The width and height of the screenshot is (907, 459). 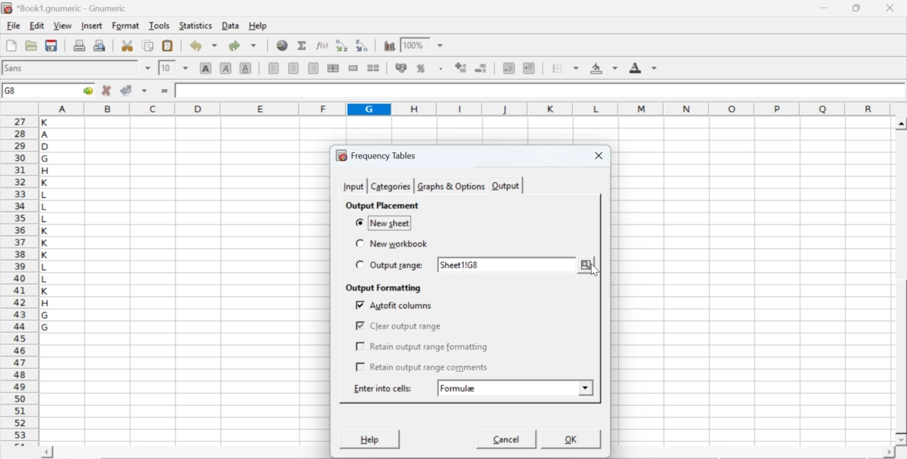 I want to click on close, so click(x=889, y=8).